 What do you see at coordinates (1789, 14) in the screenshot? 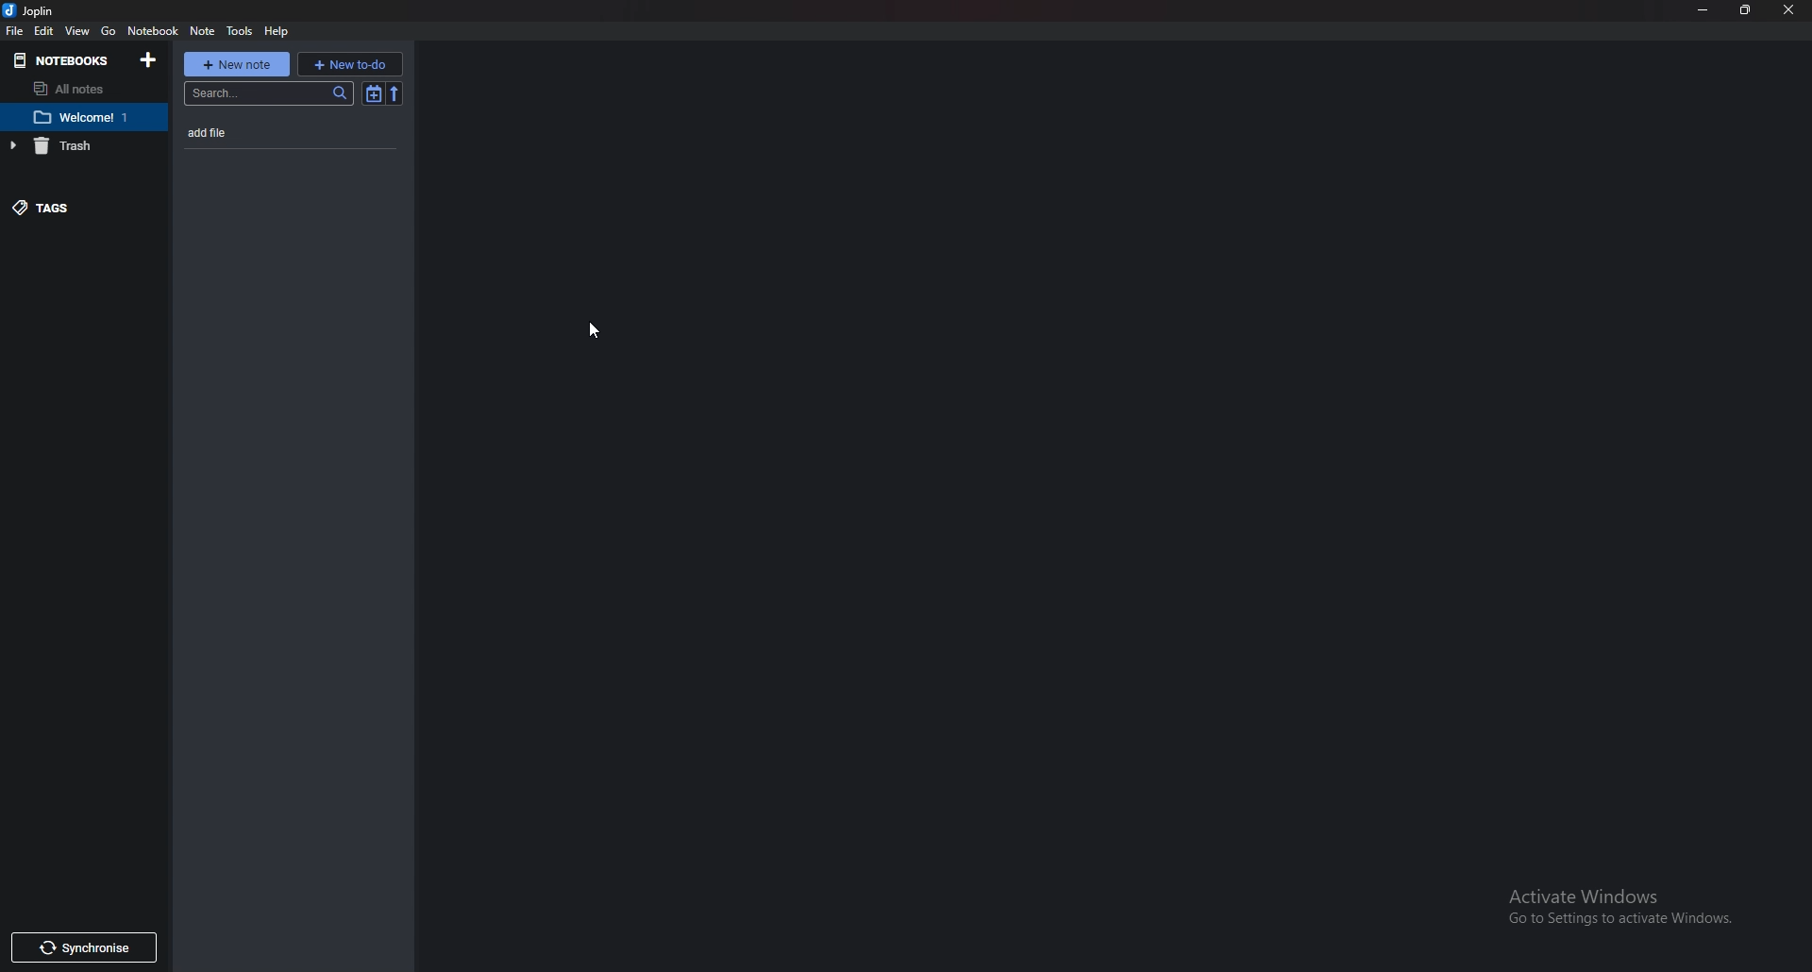
I see `close` at bounding box center [1789, 14].